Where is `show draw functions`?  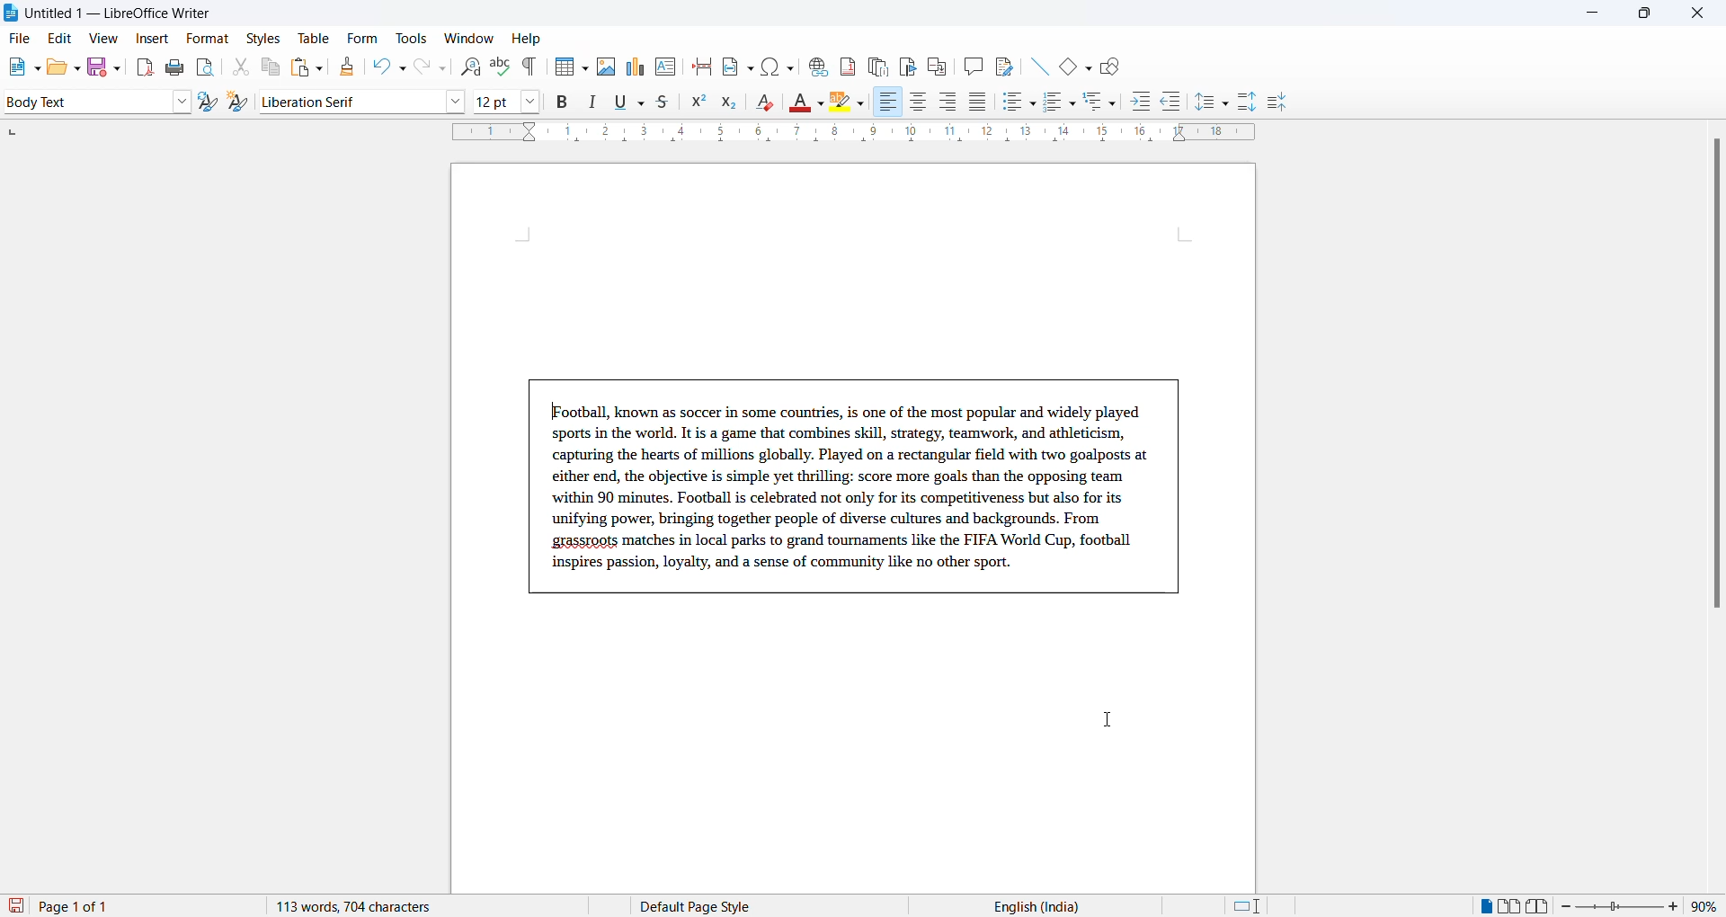 show draw functions is located at coordinates (1114, 65).